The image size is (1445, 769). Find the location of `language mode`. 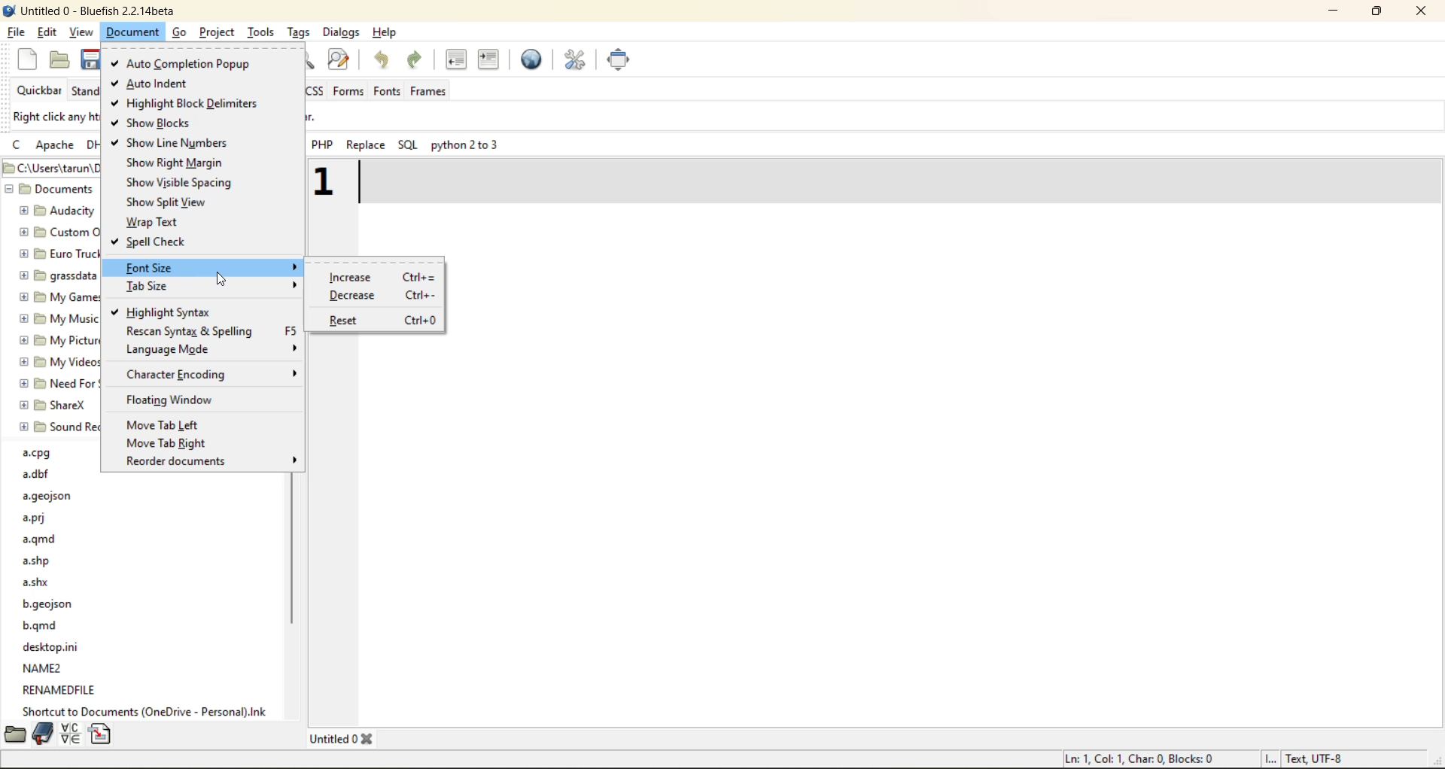

language mode is located at coordinates (166, 351).